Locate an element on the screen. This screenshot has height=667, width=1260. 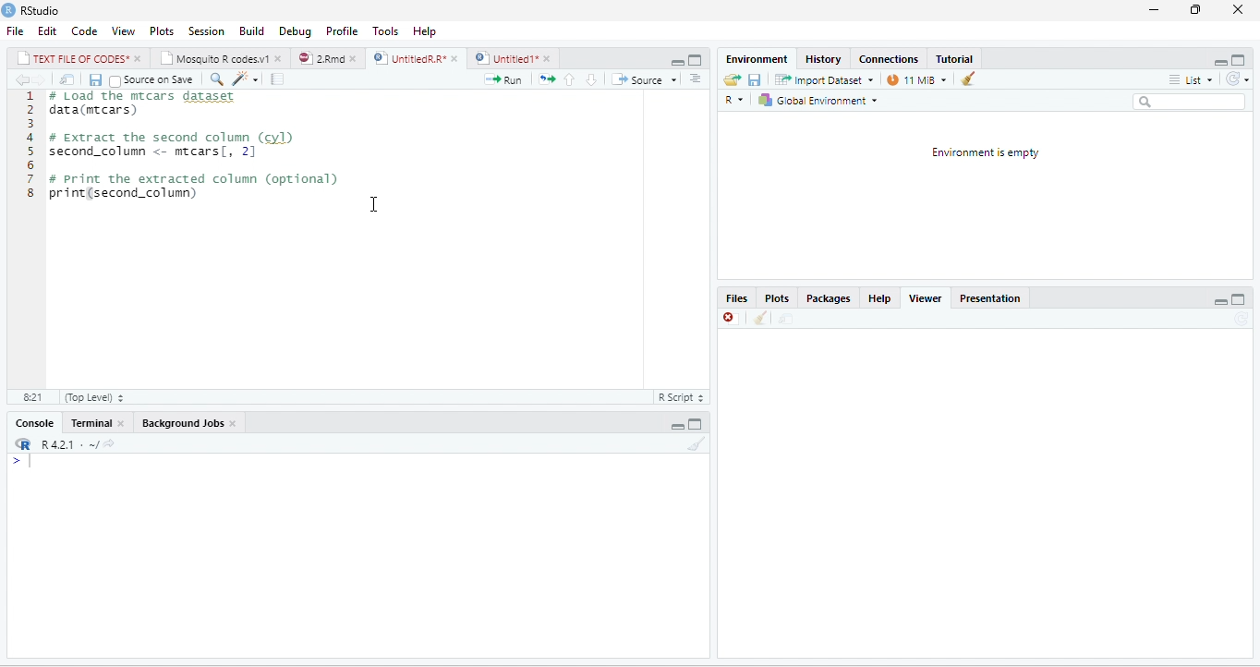
Viewer is located at coordinates (930, 298).